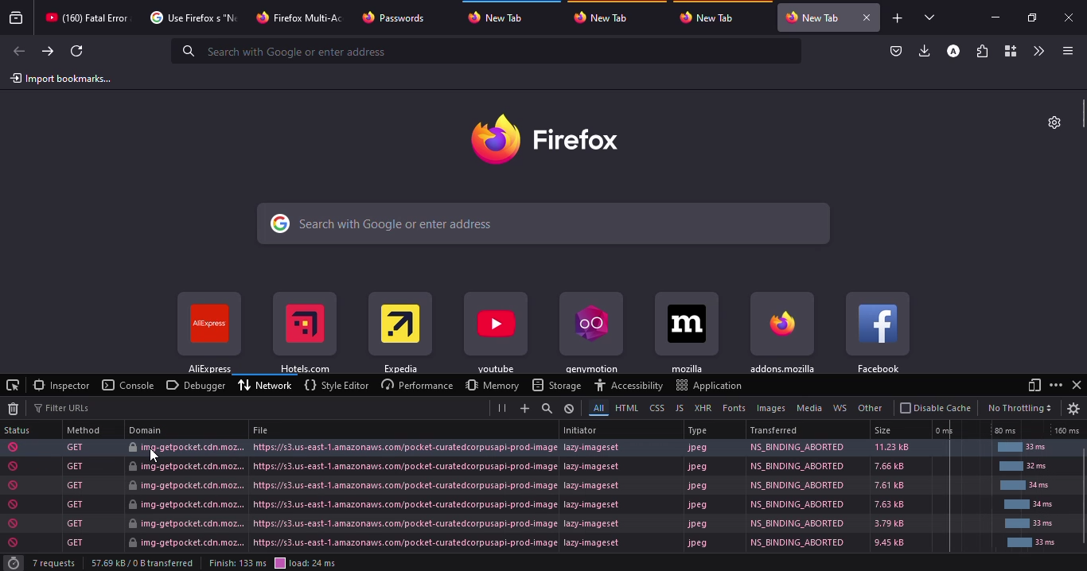 This screenshot has width=1087, height=571. Describe the element at coordinates (400, 334) in the screenshot. I see `shortcuts` at that location.